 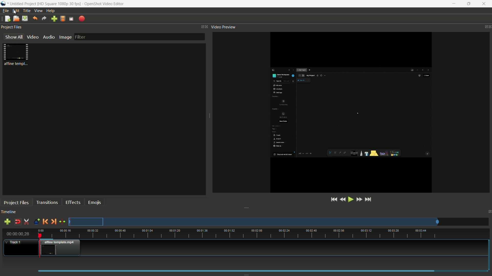 What do you see at coordinates (49, 37) in the screenshot?
I see `audio` at bounding box center [49, 37].